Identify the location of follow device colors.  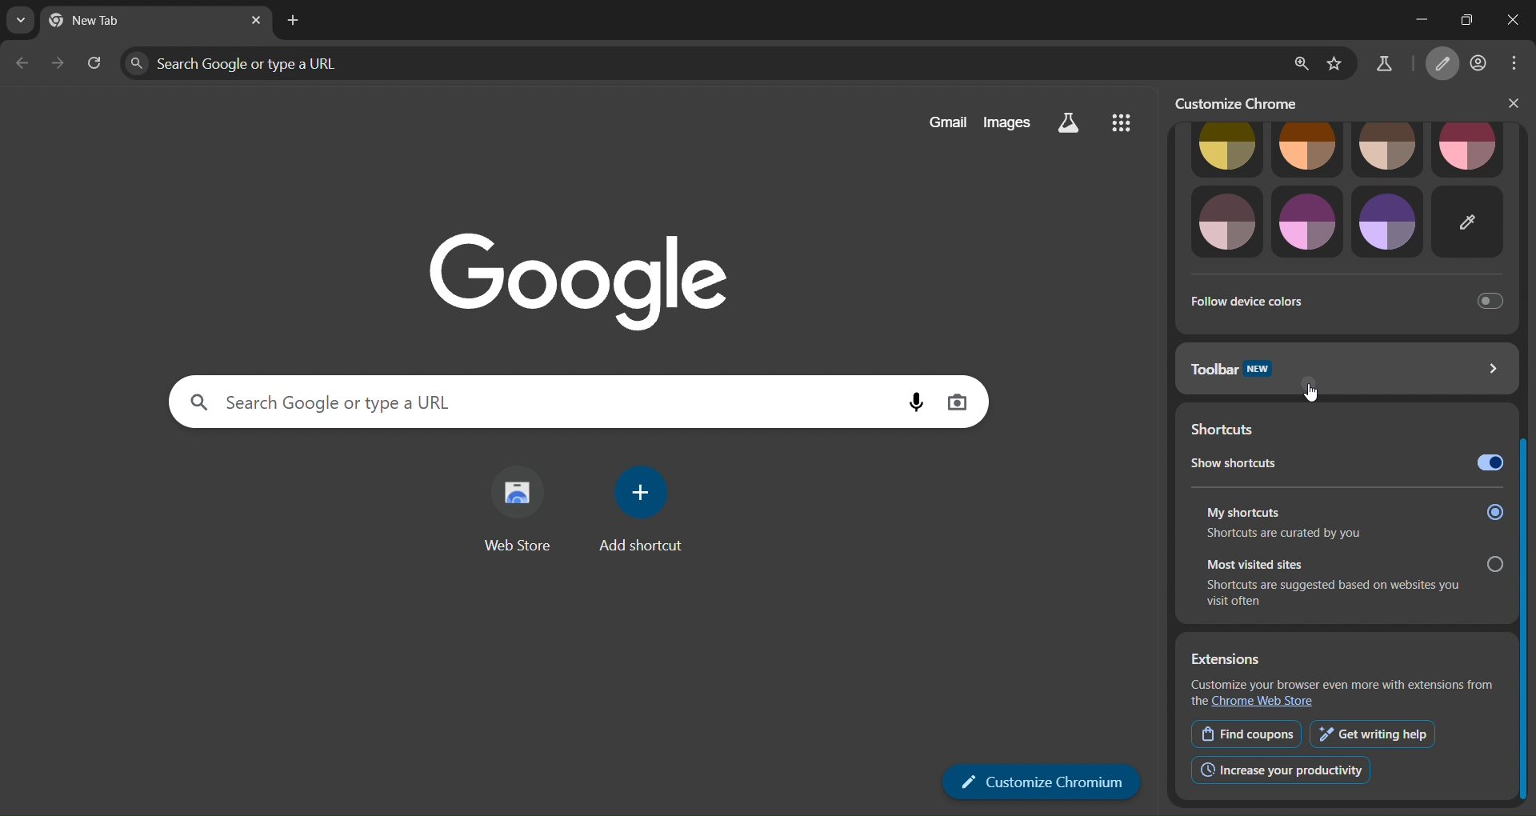
(1344, 299).